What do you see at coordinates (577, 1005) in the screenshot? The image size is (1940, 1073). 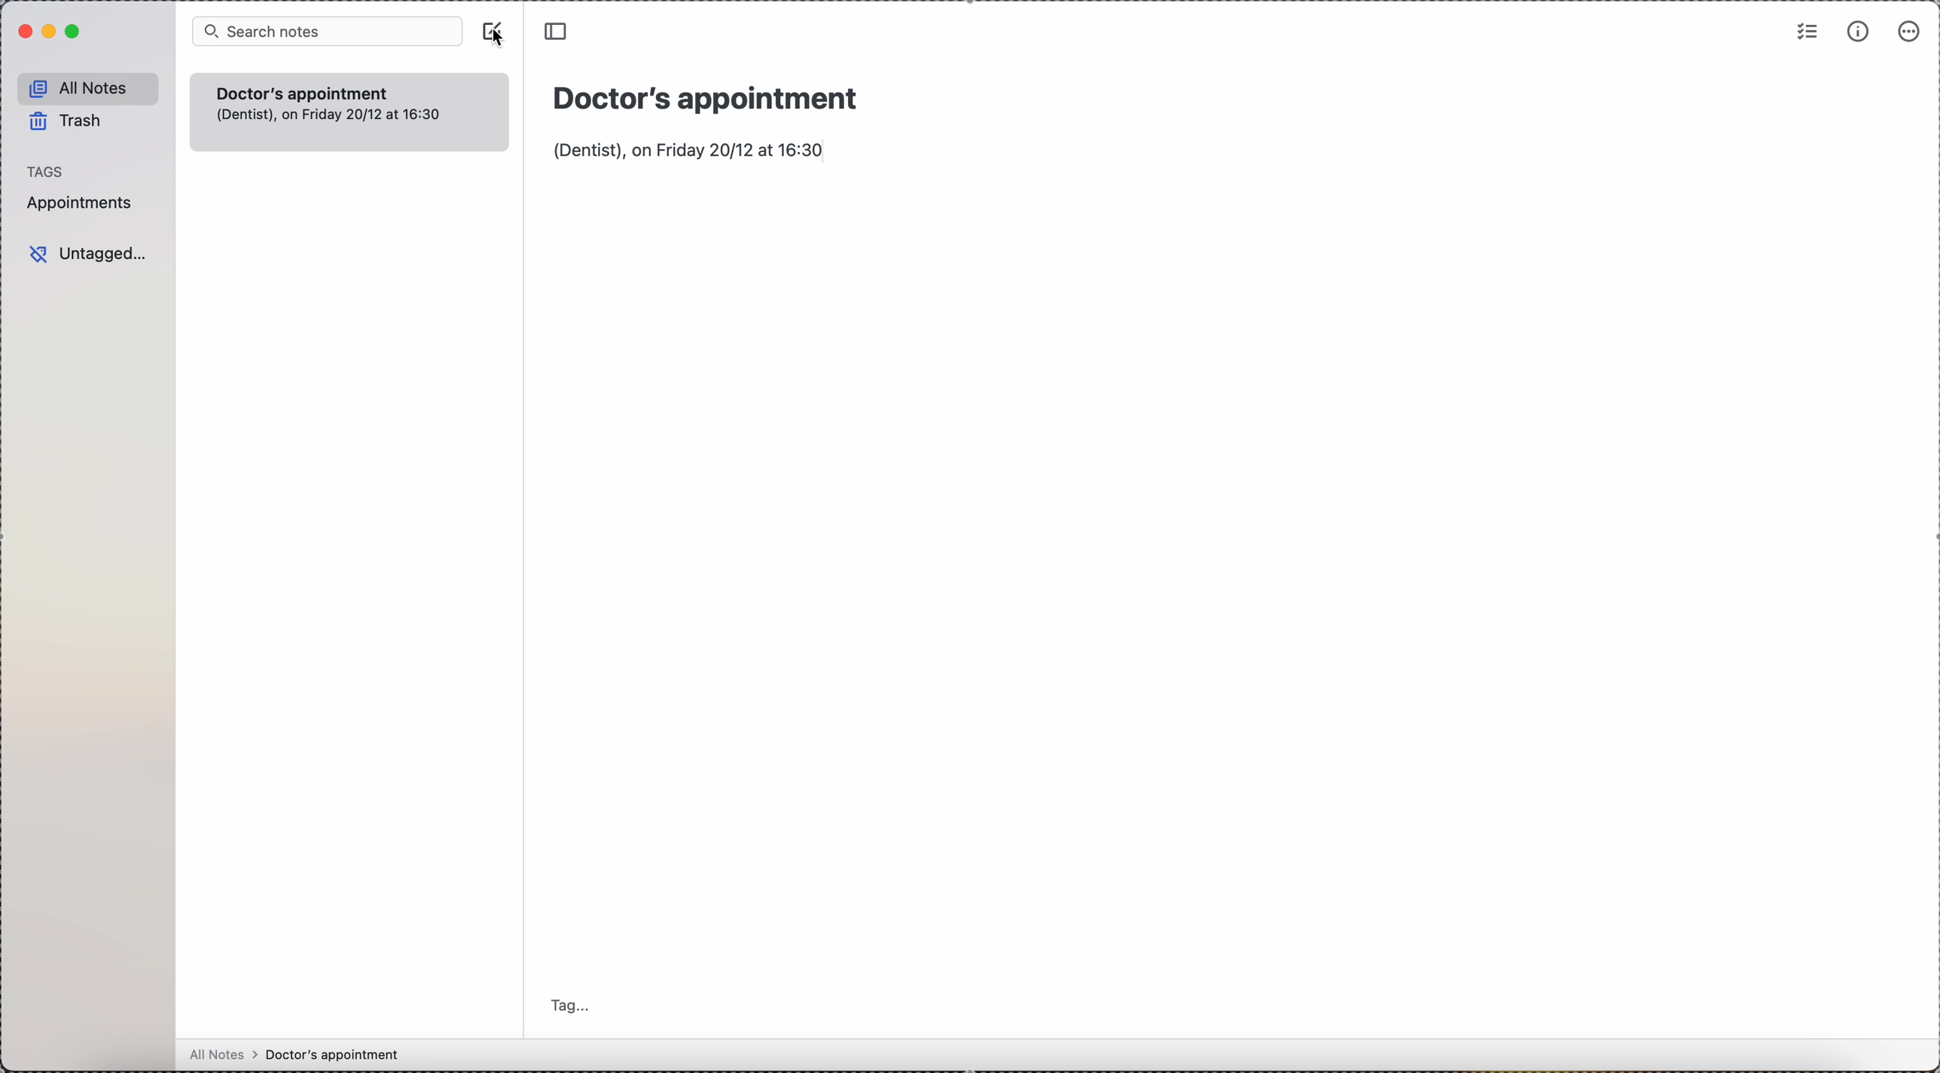 I see `tag` at bounding box center [577, 1005].